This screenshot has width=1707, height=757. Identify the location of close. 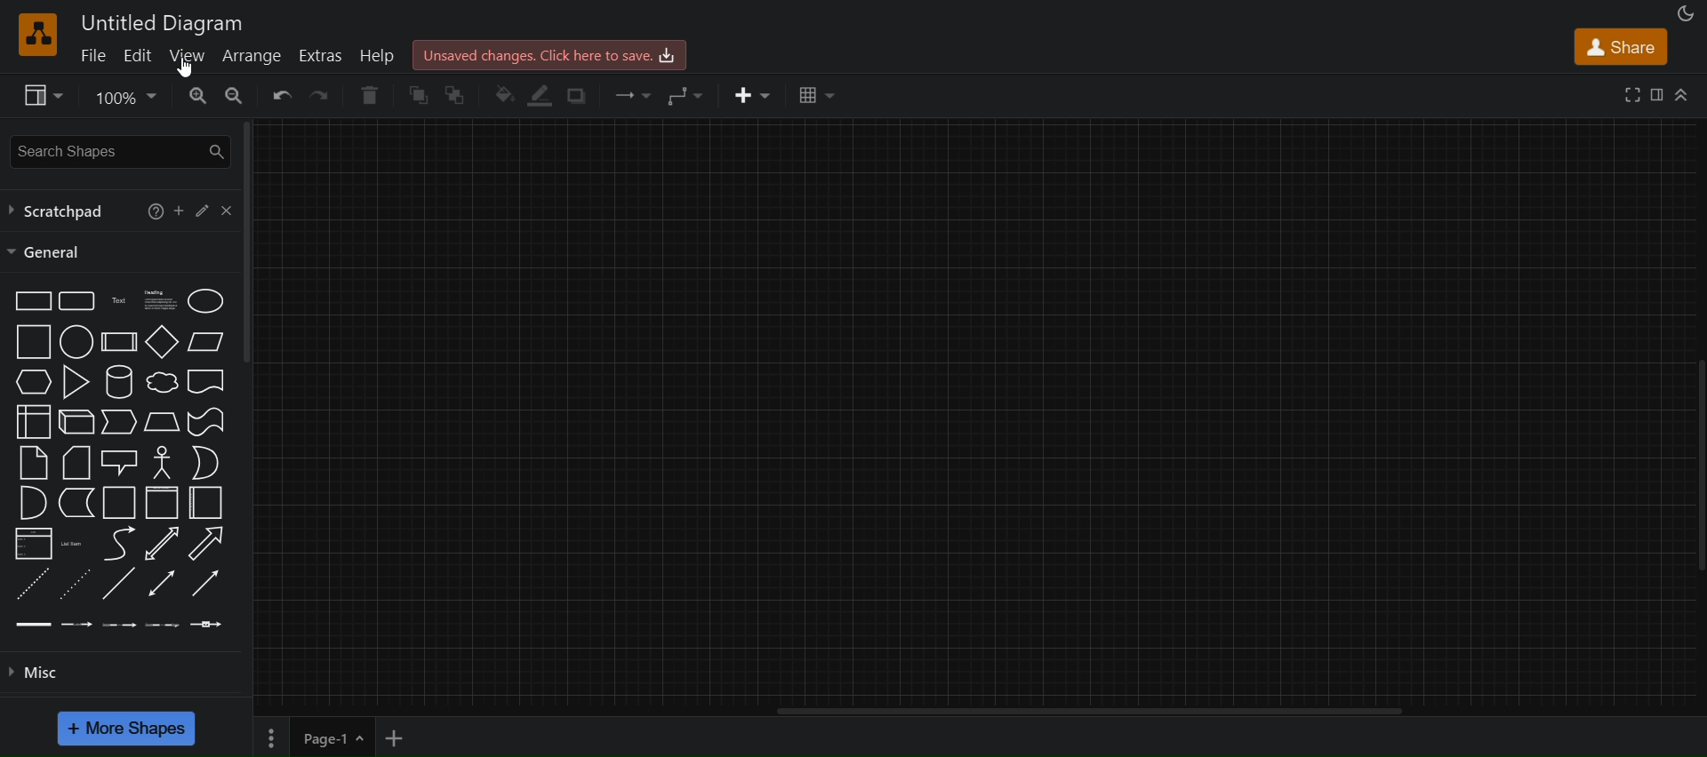
(230, 211).